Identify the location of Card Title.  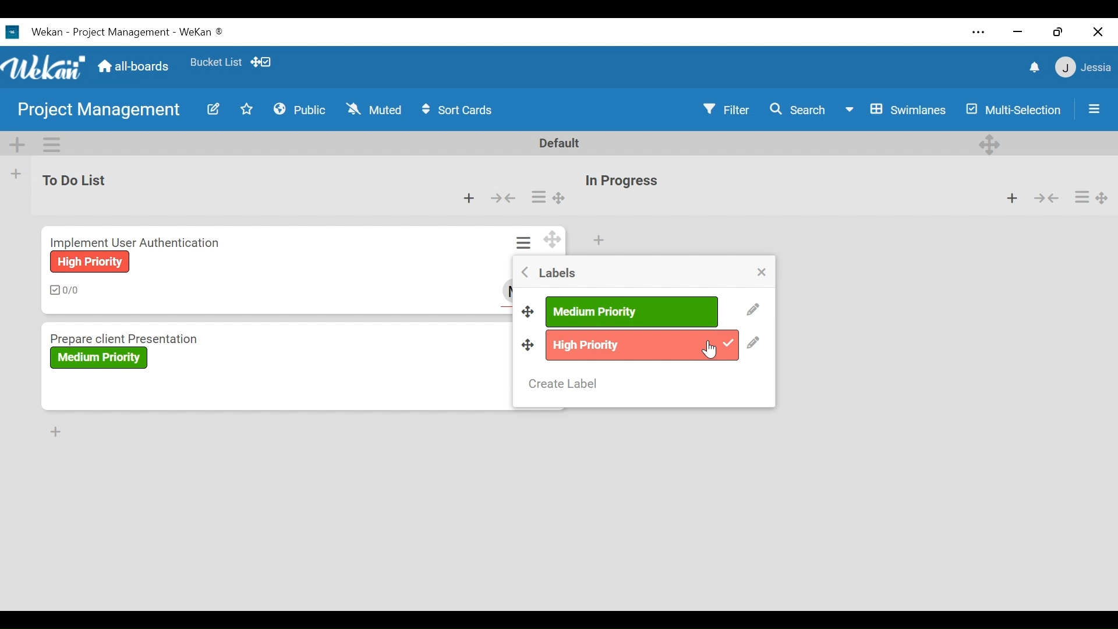
(135, 334).